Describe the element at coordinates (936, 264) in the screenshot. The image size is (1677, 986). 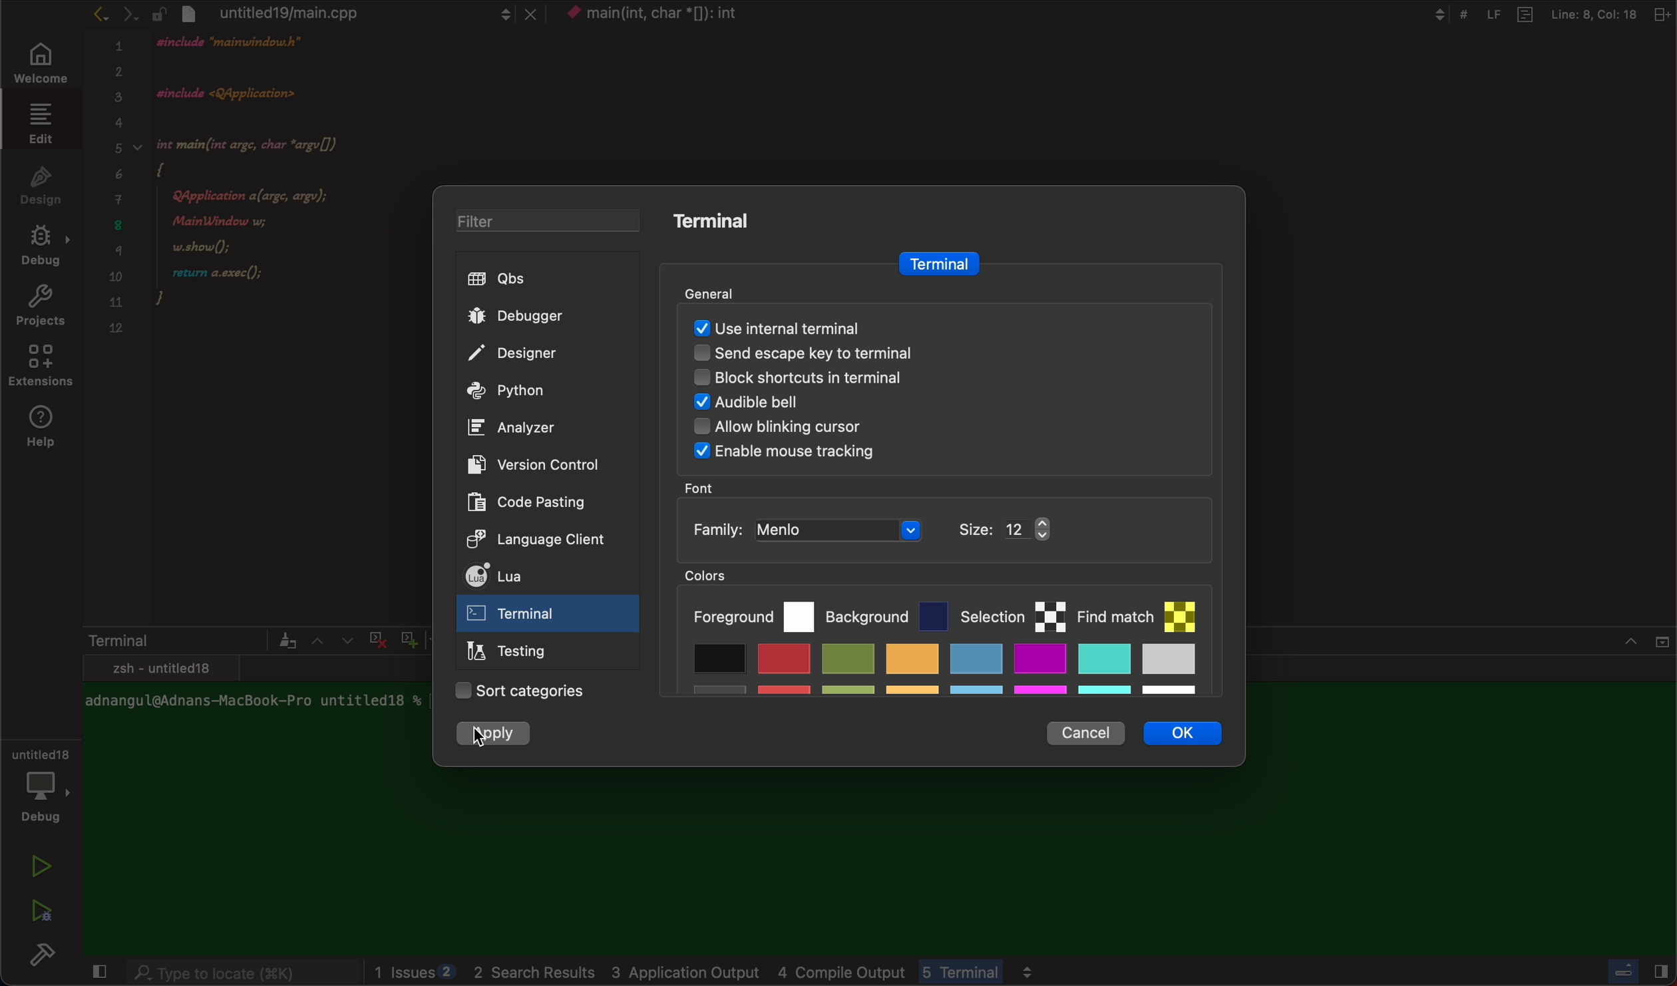
I see `terminal` at that location.